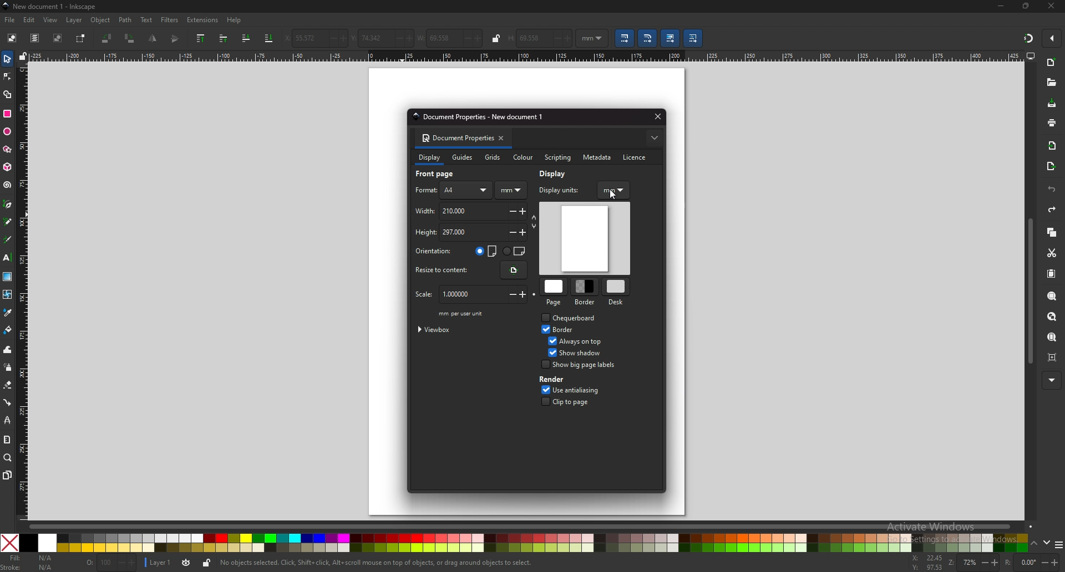  I want to click on up, so click(1034, 543).